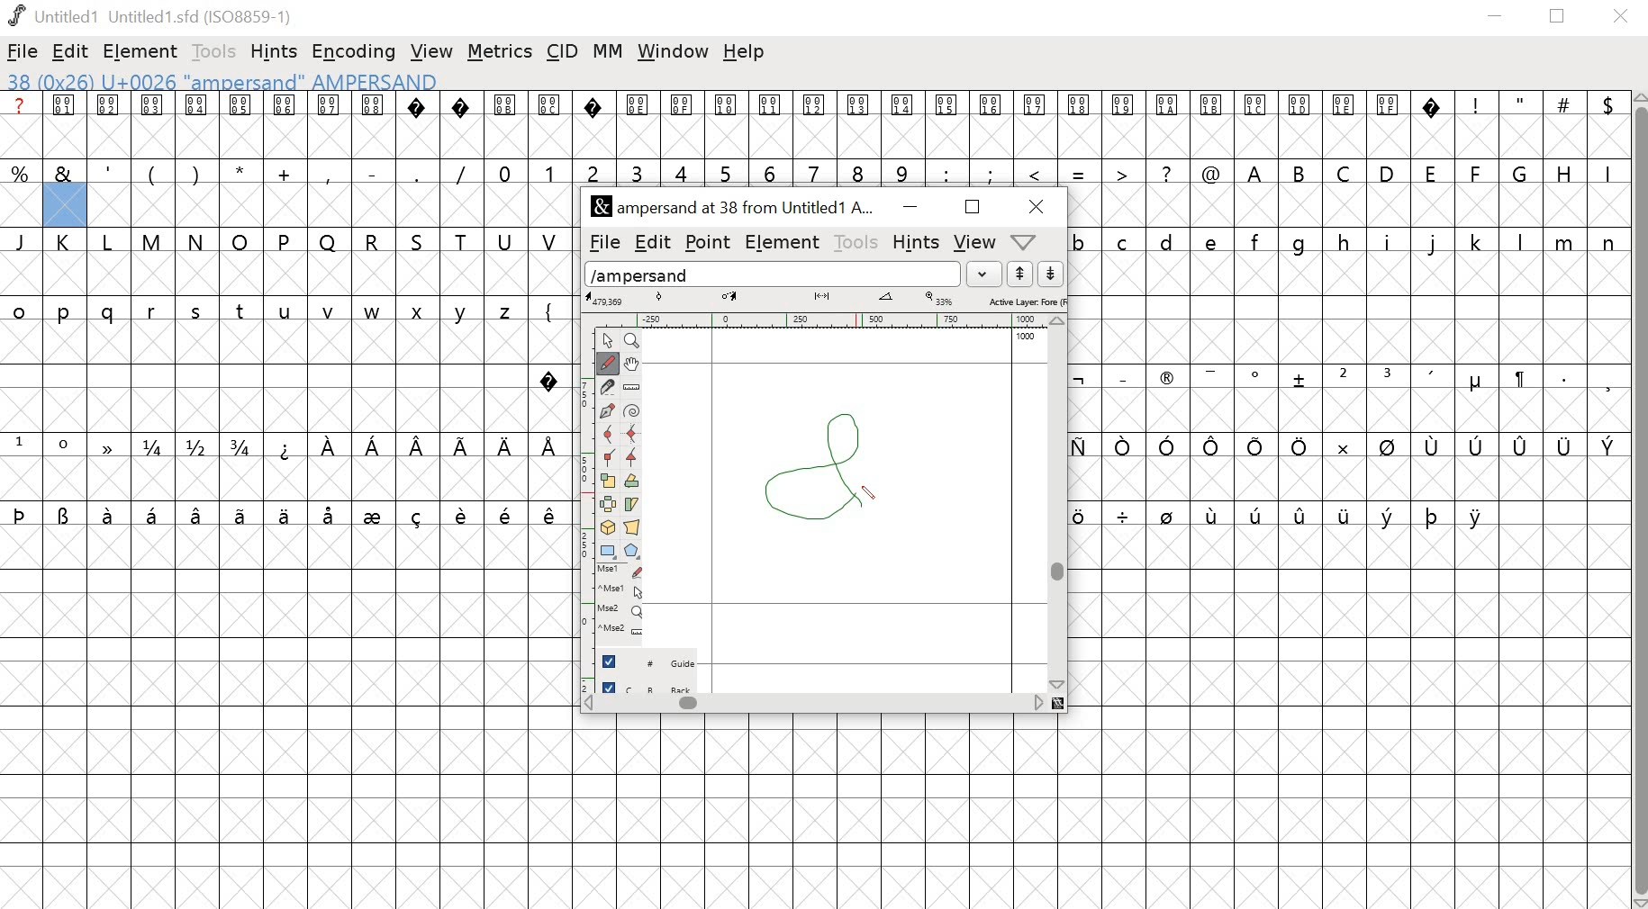 This screenshot has height=909, width=1648. Describe the element at coordinates (886, 300) in the screenshot. I see `angle between points` at that location.